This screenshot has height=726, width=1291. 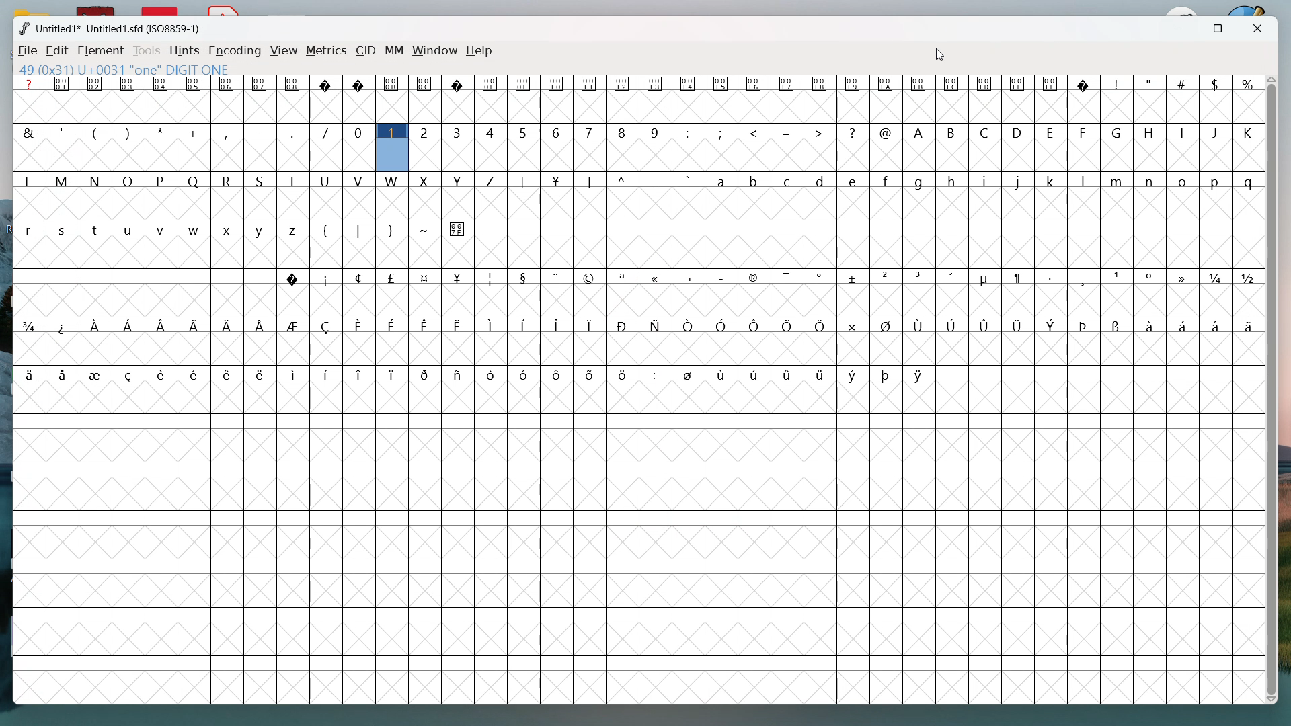 What do you see at coordinates (426, 83) in the screenshot?
I see `symbol` at bounding box center [426, 83].